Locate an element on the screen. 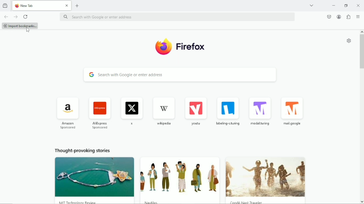 The width and height of the screenshot is (364, 204). scroll up is located at coordinates (362, 32).